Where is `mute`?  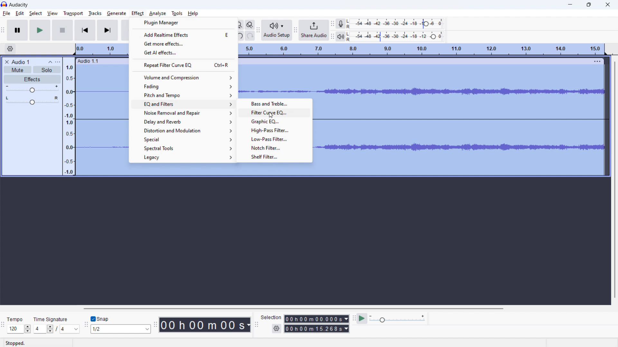
mute is located at coordinates (17, 69).